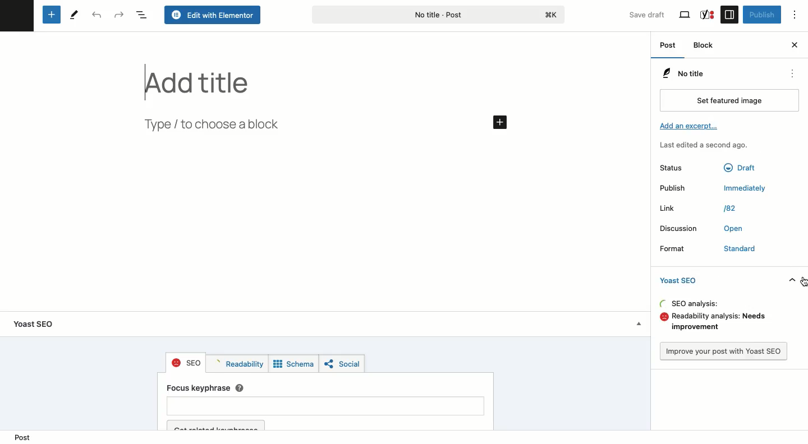 The image size is (808, 444). I want to click on Publish, so click(761, 15).